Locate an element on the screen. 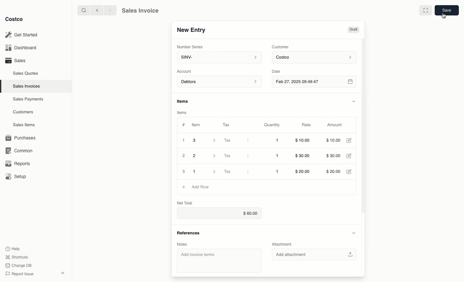 This screenshot has width=464, height=282. 3 is located at coordinates (206, 140).